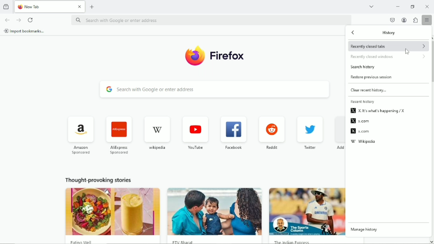 This screenshot has width=434, height=244. What do you see at coordinates (372, 6) in the screenshot?
I see `list all tabs` at bounding box center [372, 6].